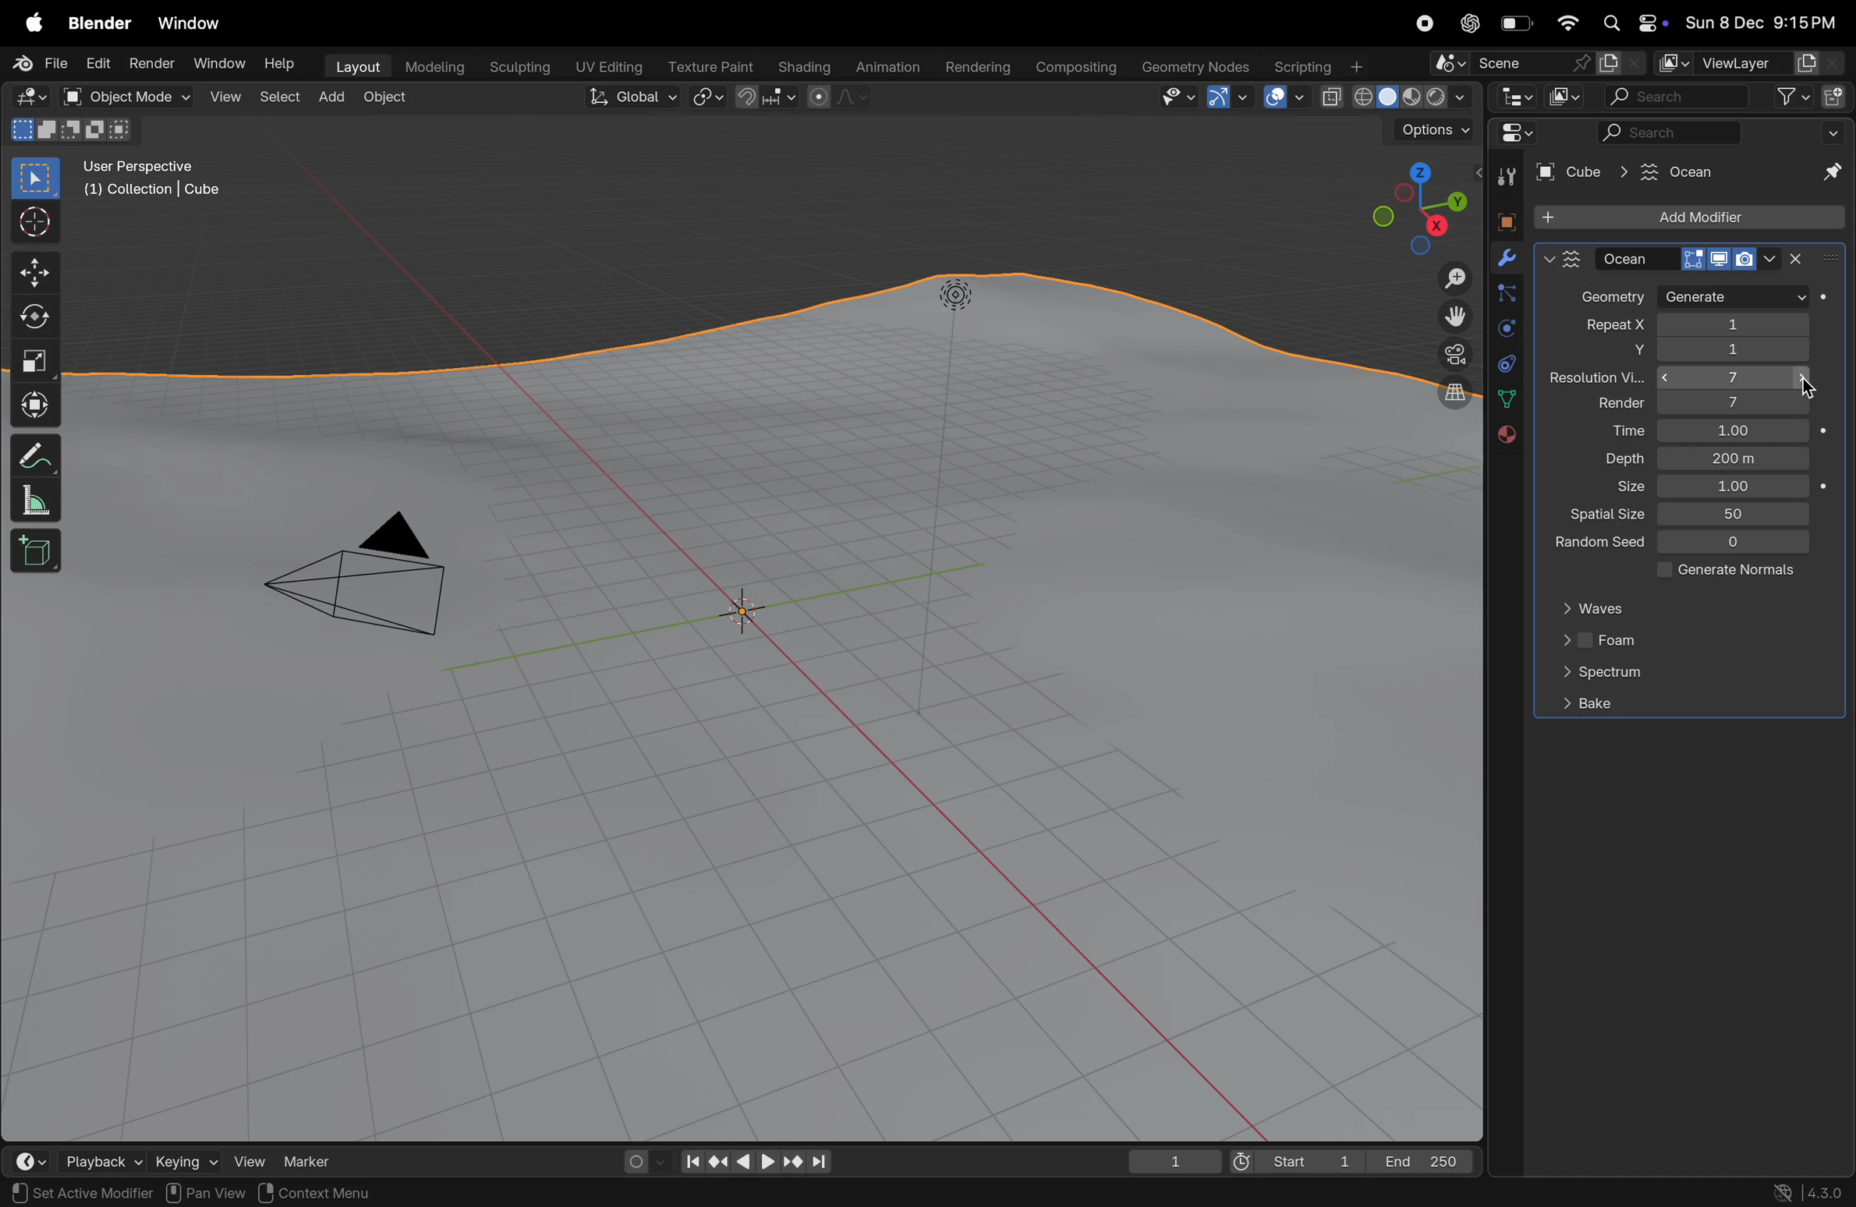  Describe the element at coordinates (1600, 675) in the screenshot. I see `spectrum` at that location.